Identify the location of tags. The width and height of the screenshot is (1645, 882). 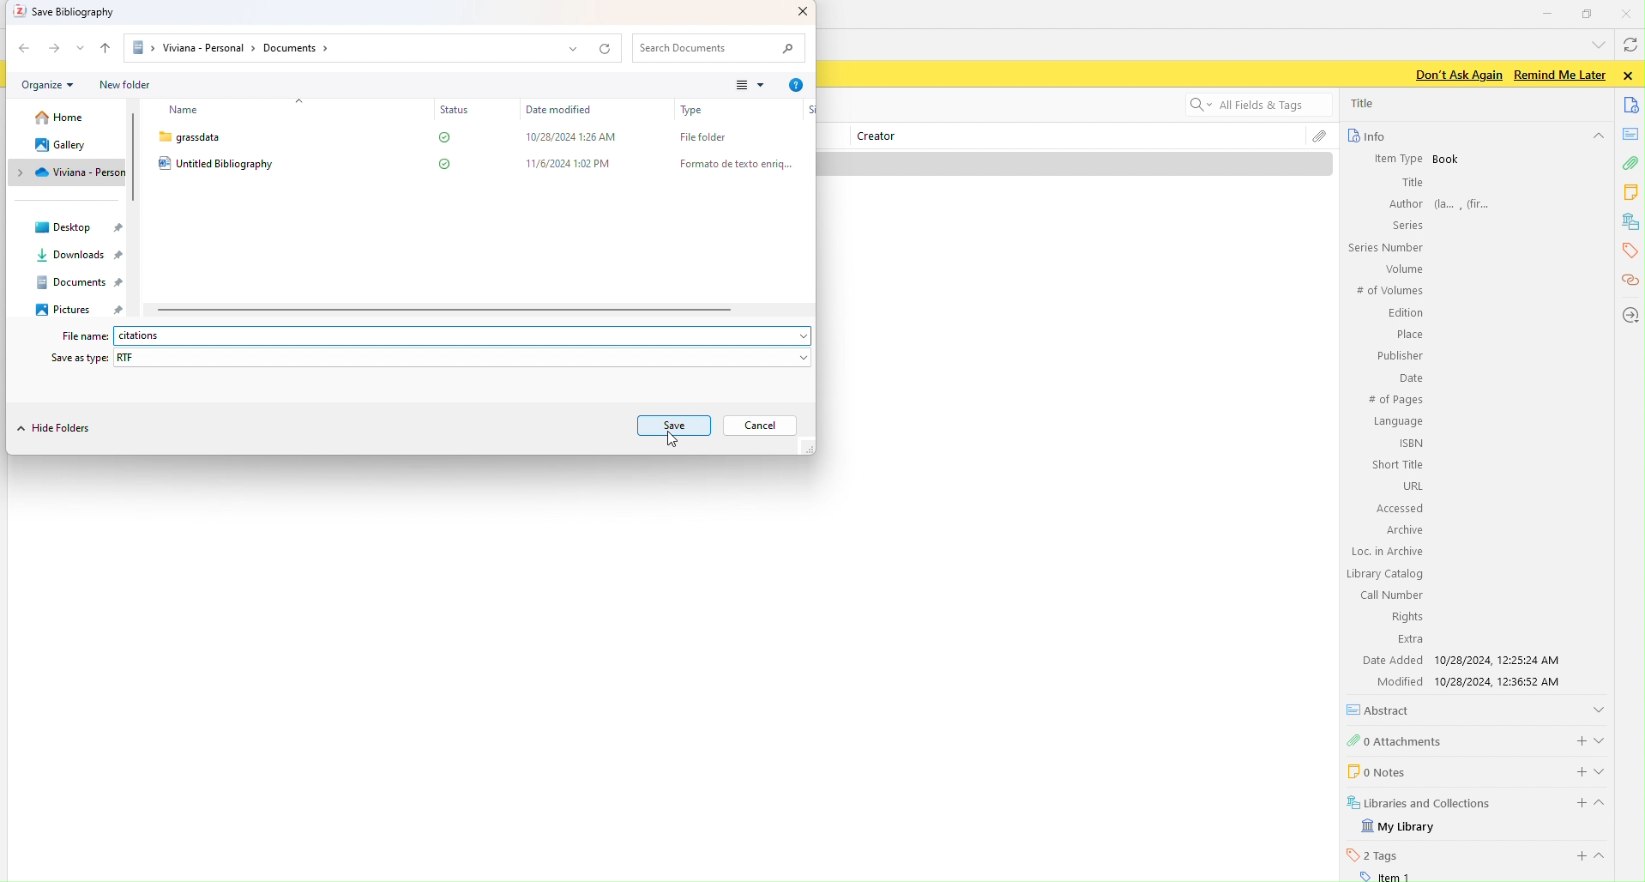
(1628, 251).